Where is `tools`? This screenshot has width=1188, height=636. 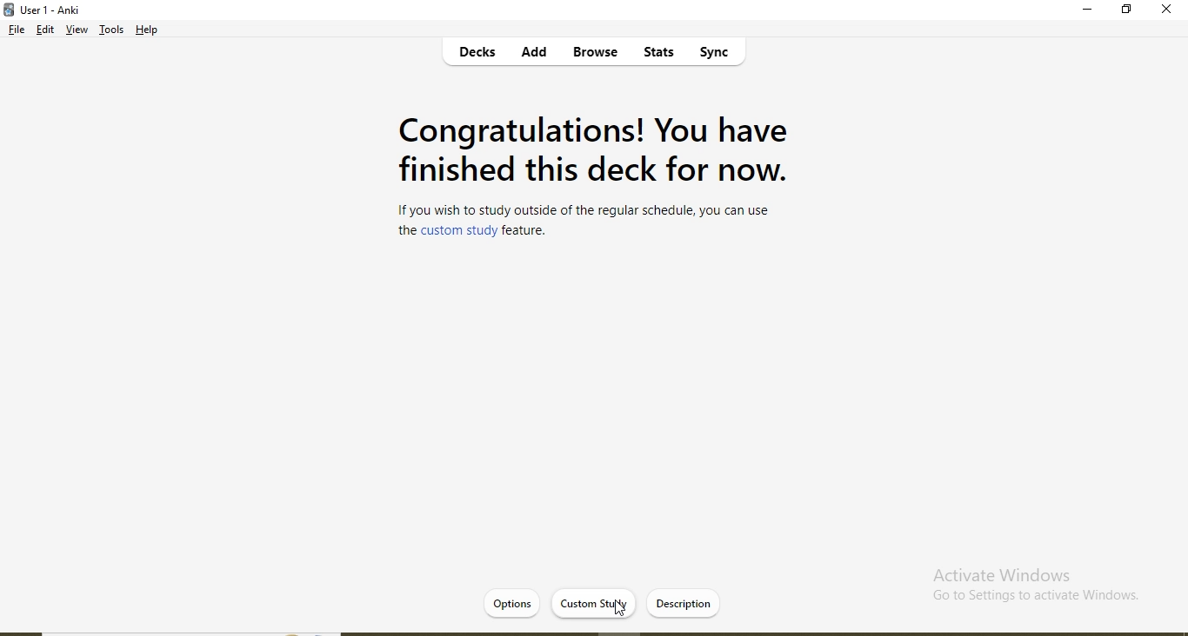
tools is located at coordinates (111, 32).